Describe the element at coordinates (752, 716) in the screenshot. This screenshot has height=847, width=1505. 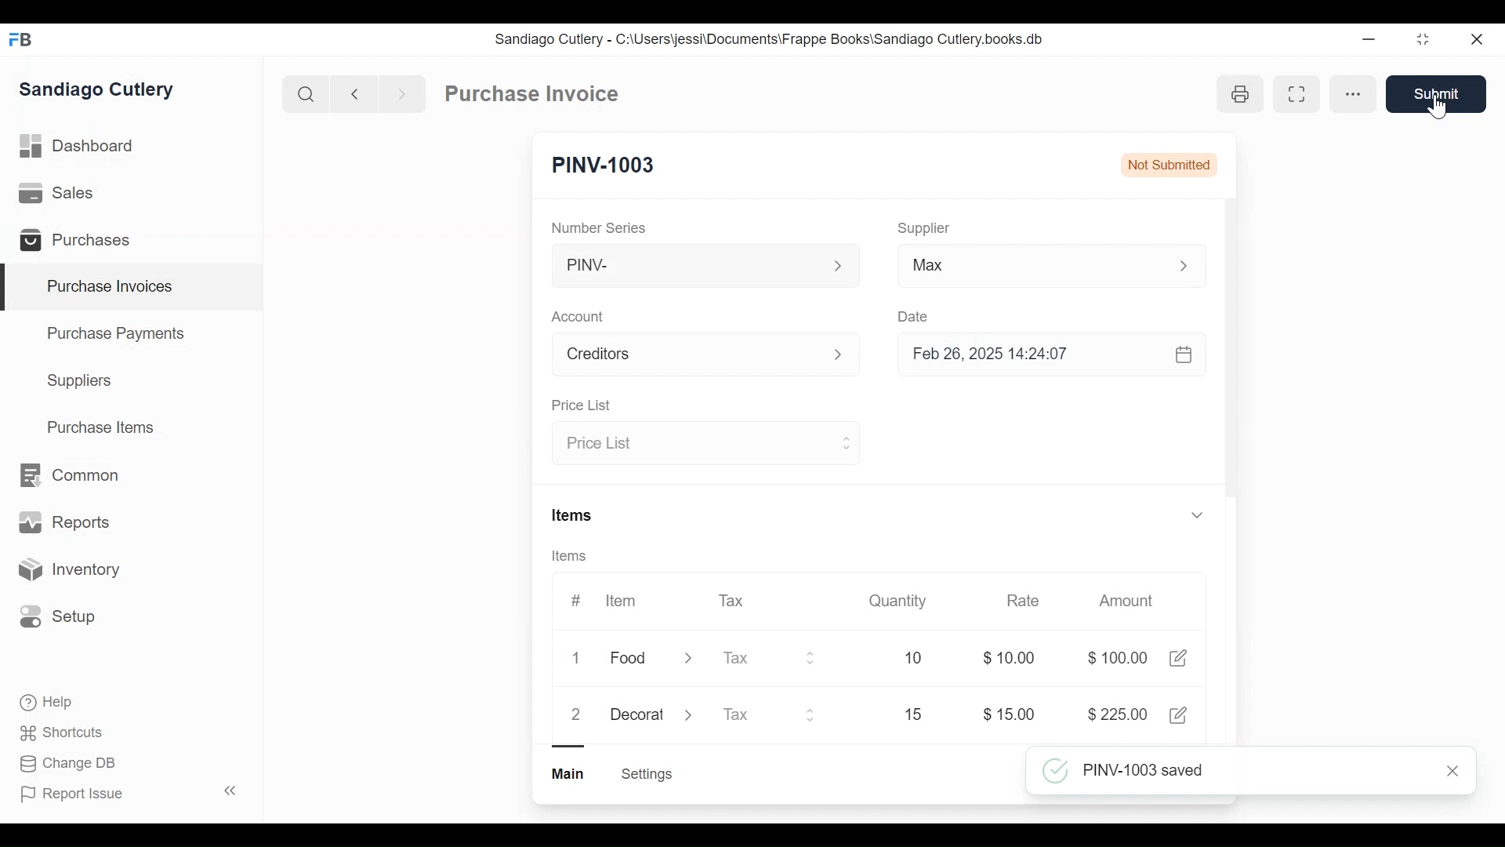
I see `Tax` at that location.